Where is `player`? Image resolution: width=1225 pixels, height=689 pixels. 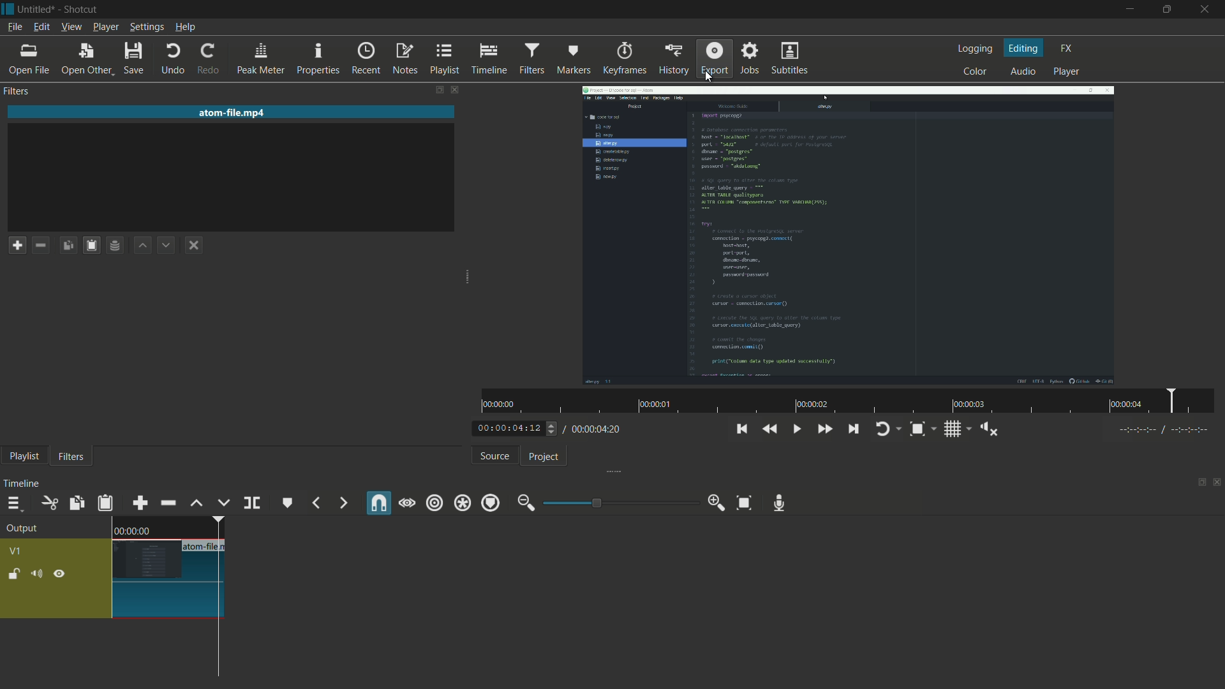 player is located at coordinates (1067, 71).